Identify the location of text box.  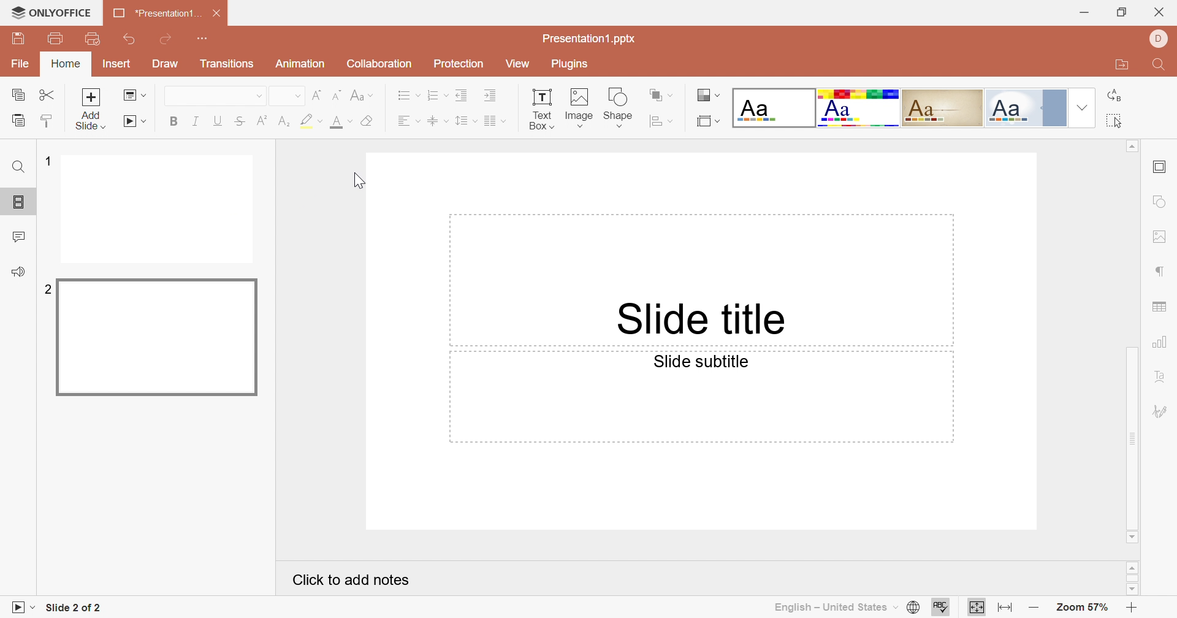
(542, 107).